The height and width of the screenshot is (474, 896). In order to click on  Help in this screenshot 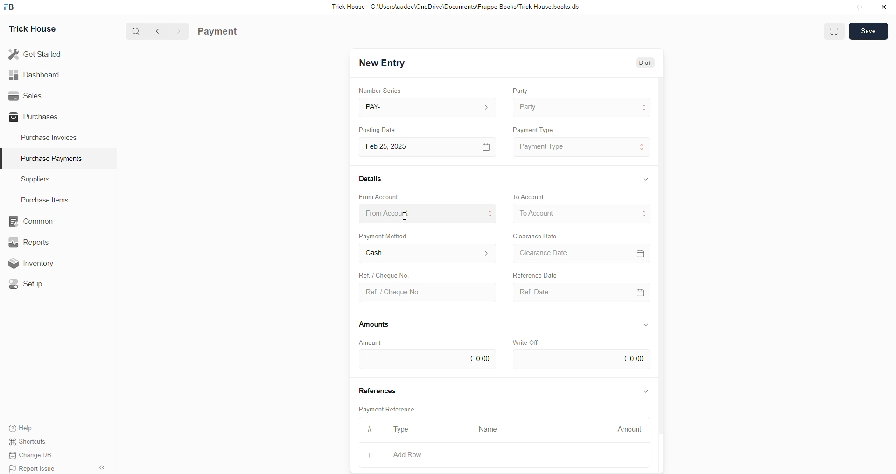, I will do `click(35, 427)`.